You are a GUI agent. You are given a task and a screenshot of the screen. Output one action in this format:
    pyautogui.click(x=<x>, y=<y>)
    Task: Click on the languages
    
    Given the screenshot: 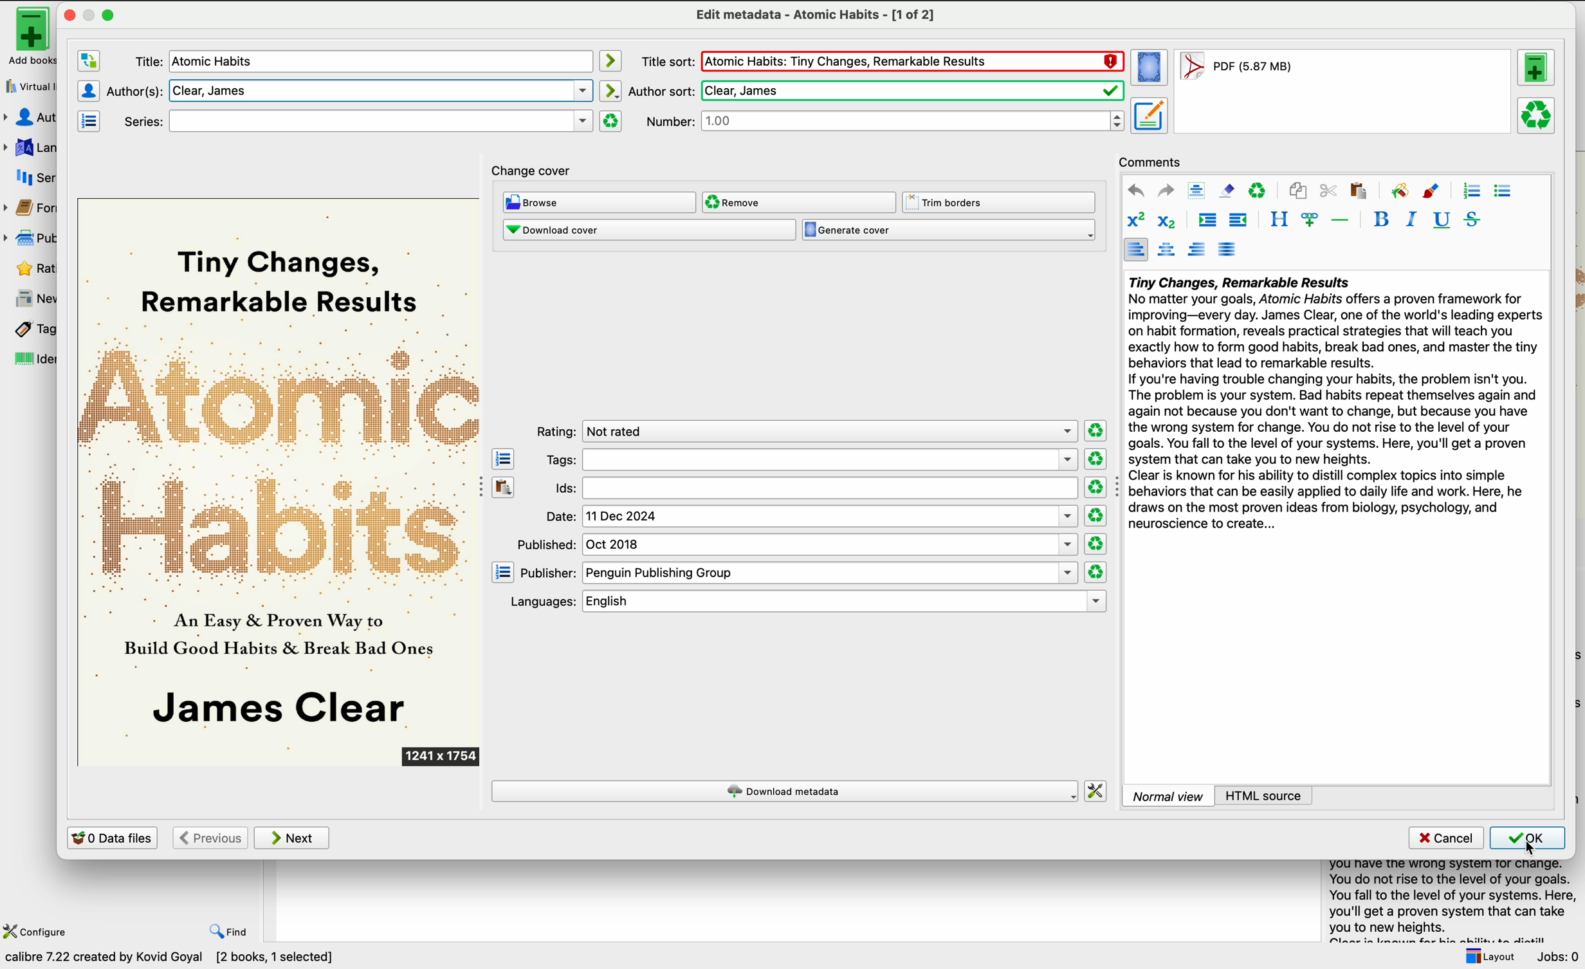 What is the action you would take?
    pyautogui.click(x=29, y=146)
    